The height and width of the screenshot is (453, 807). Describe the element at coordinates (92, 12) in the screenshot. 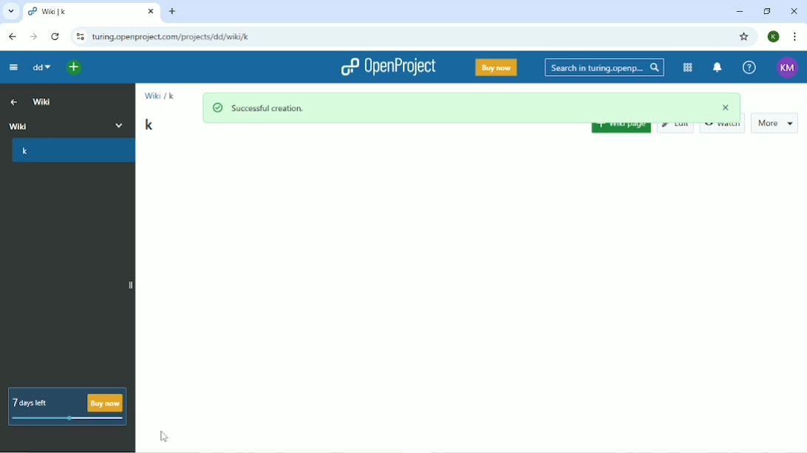

I see `Current tab` at that location.